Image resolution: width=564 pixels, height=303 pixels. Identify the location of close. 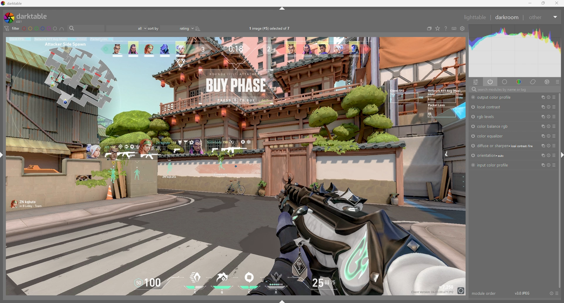
(558, 3).